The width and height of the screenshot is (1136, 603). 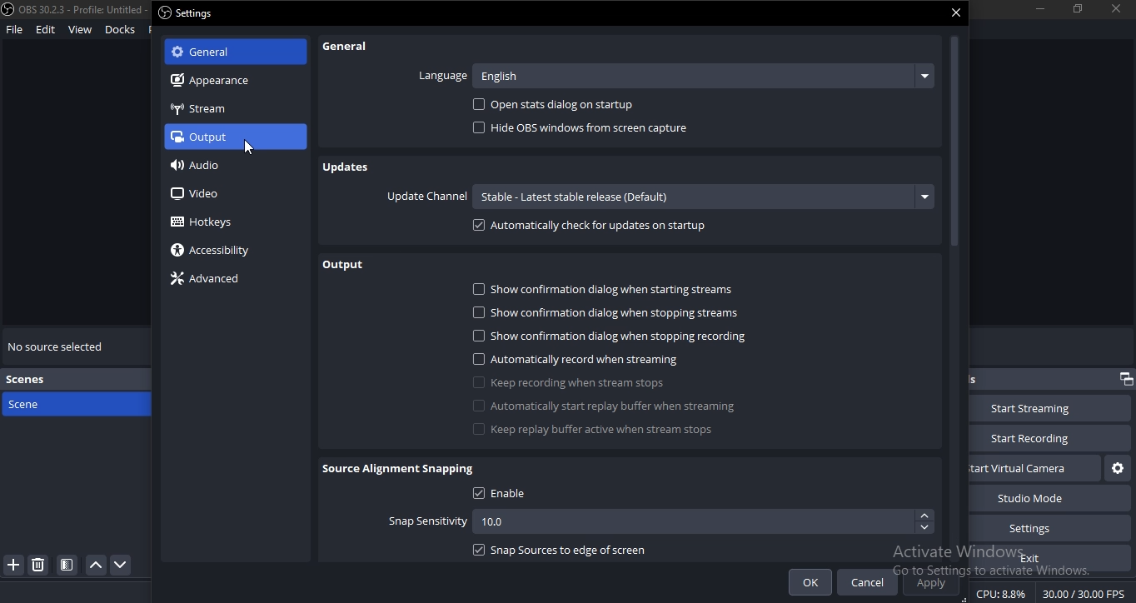 I want to click on snap sources to edge of screen , so click(x=575, y=550).